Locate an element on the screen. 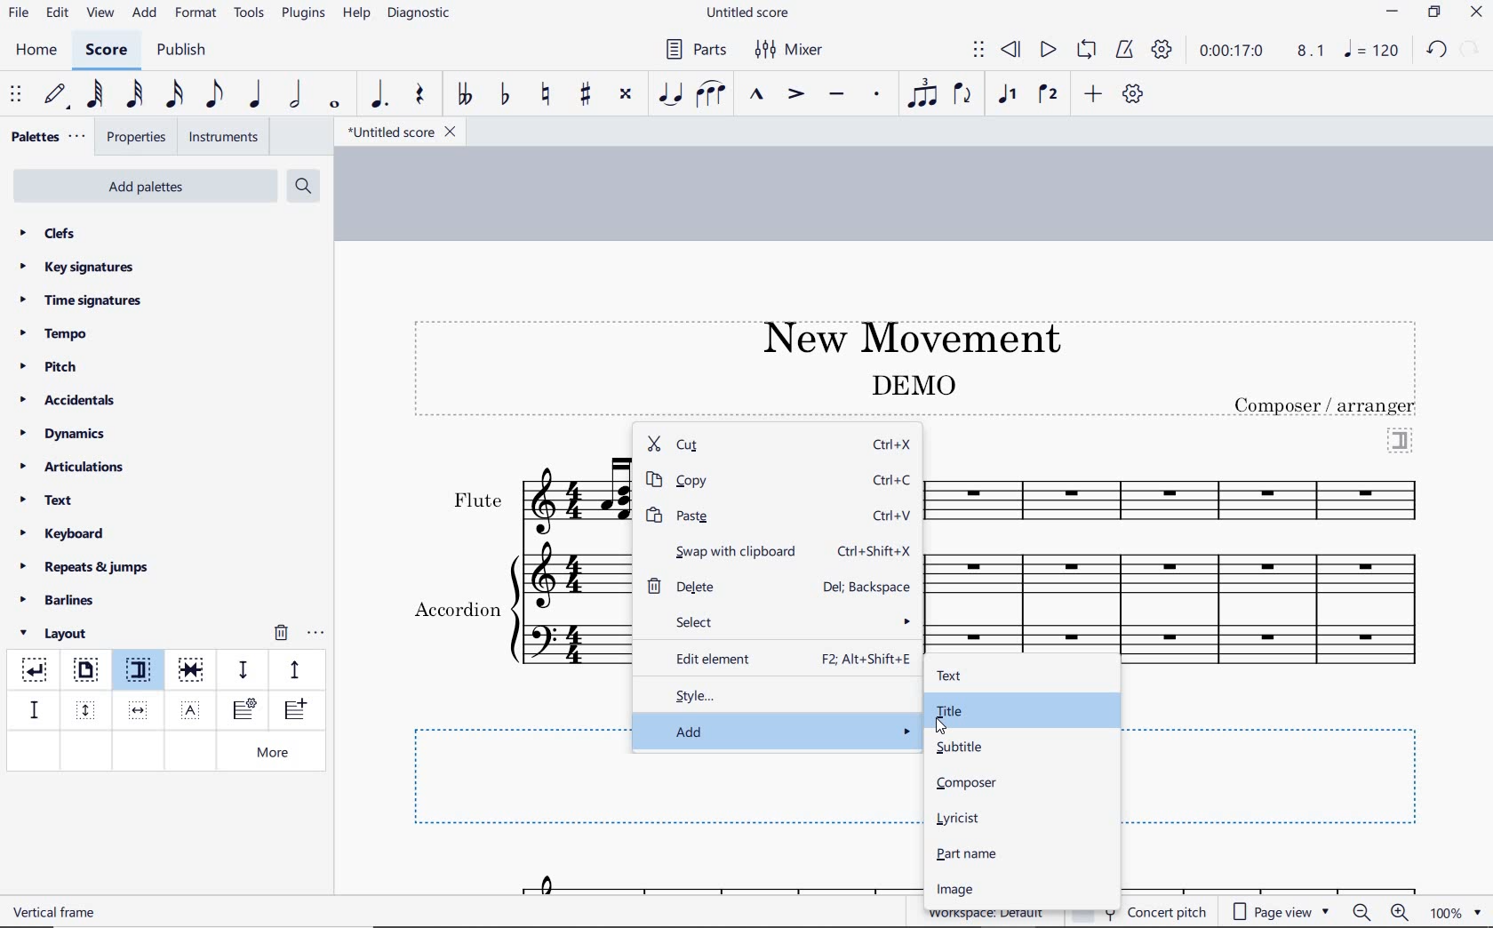  view is located at coordinates (98, 14).